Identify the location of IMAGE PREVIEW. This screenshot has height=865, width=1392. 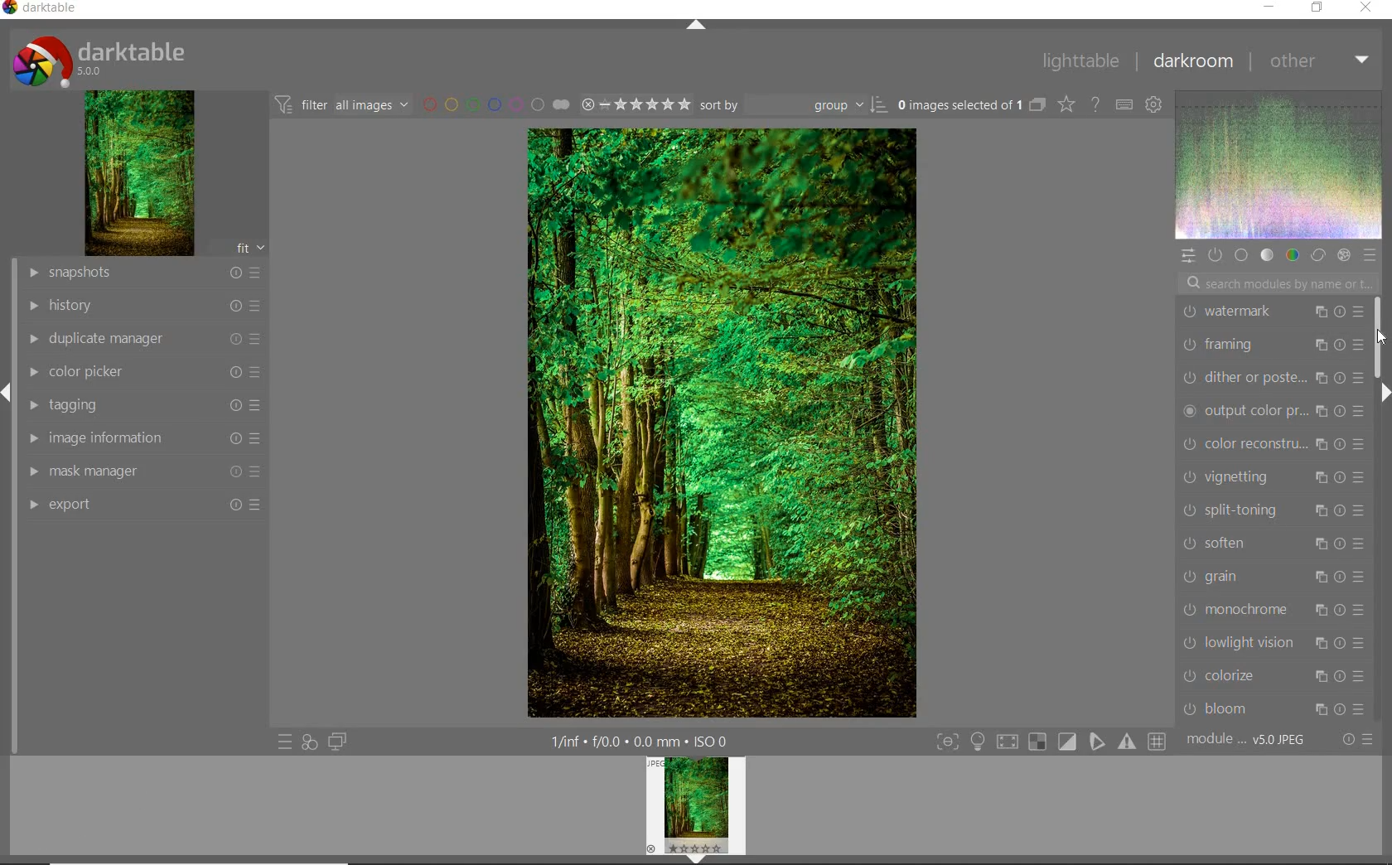
(696, 810).